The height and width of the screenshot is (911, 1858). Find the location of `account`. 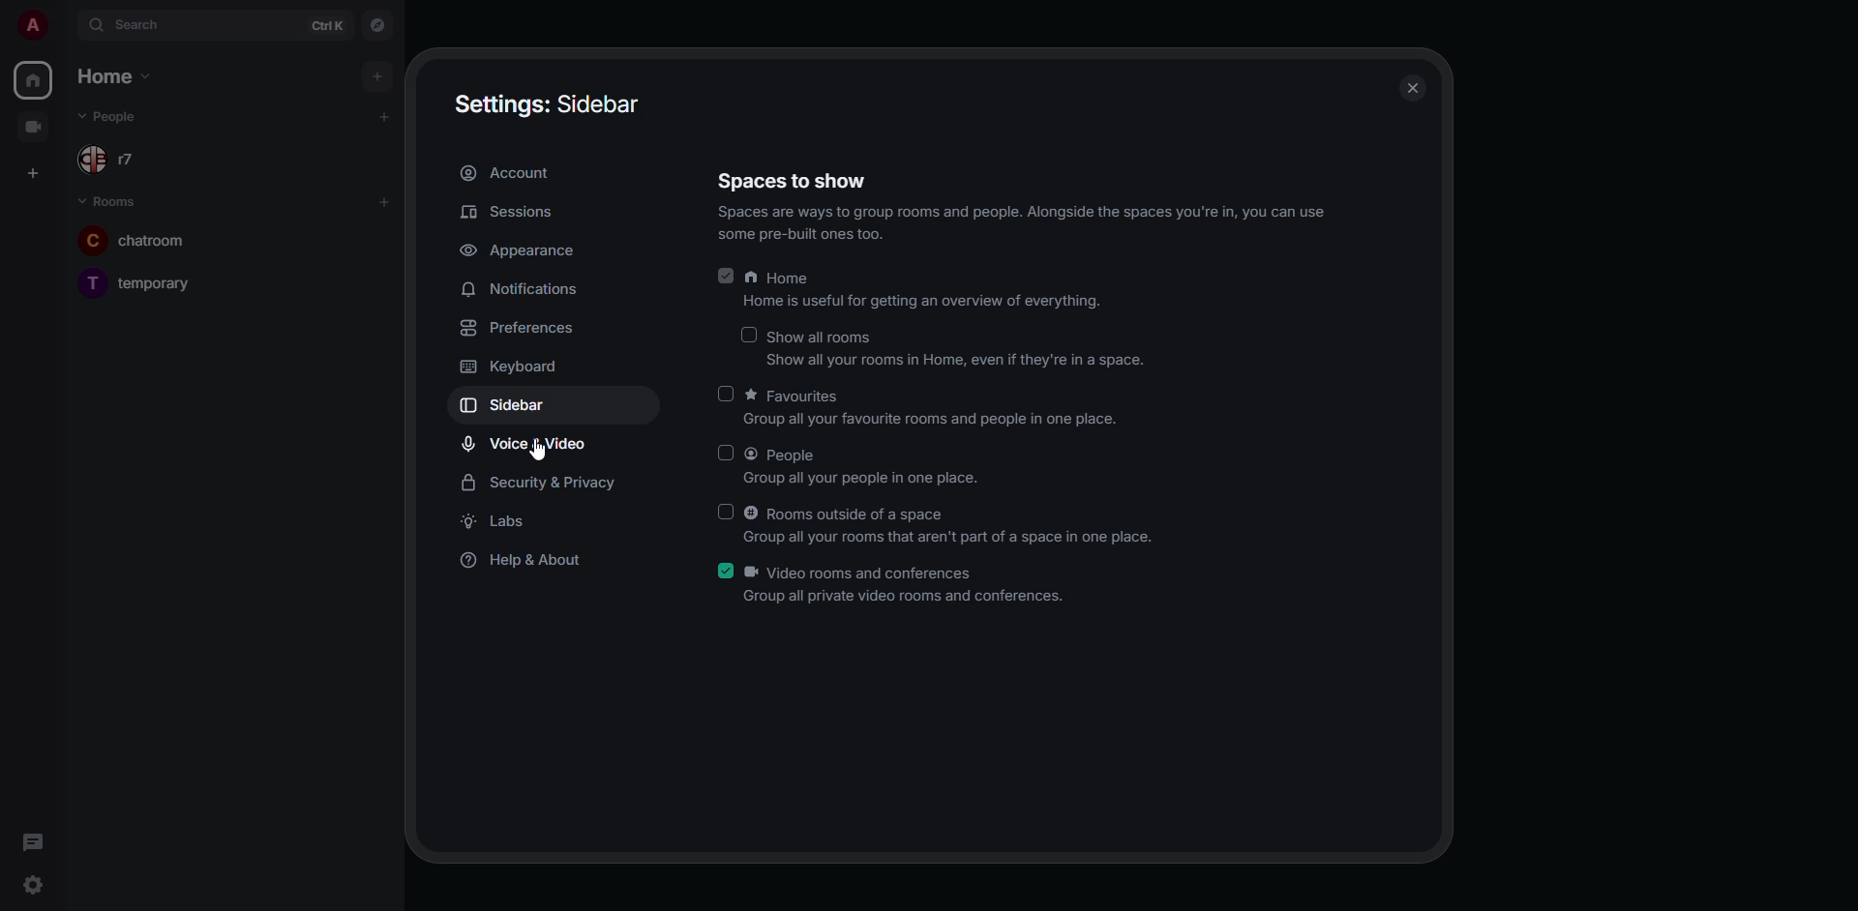

account is located at coordinates (520, 175).